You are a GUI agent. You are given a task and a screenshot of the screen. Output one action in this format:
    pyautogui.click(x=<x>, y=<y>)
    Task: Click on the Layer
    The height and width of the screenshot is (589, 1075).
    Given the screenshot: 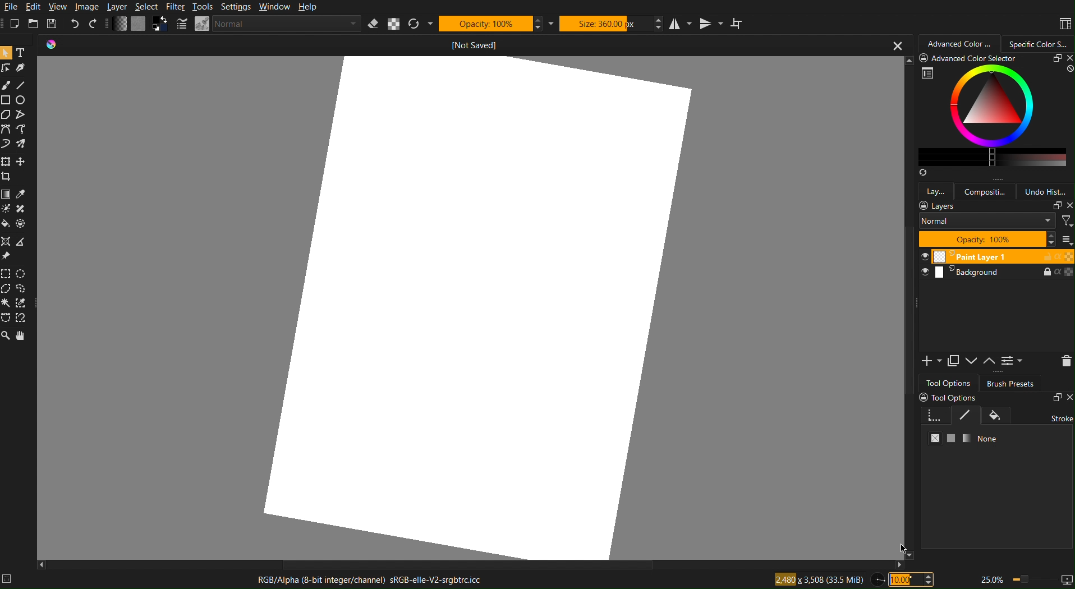 What is the action you would take?
    pyautogui.click(x=117, y=7)
    